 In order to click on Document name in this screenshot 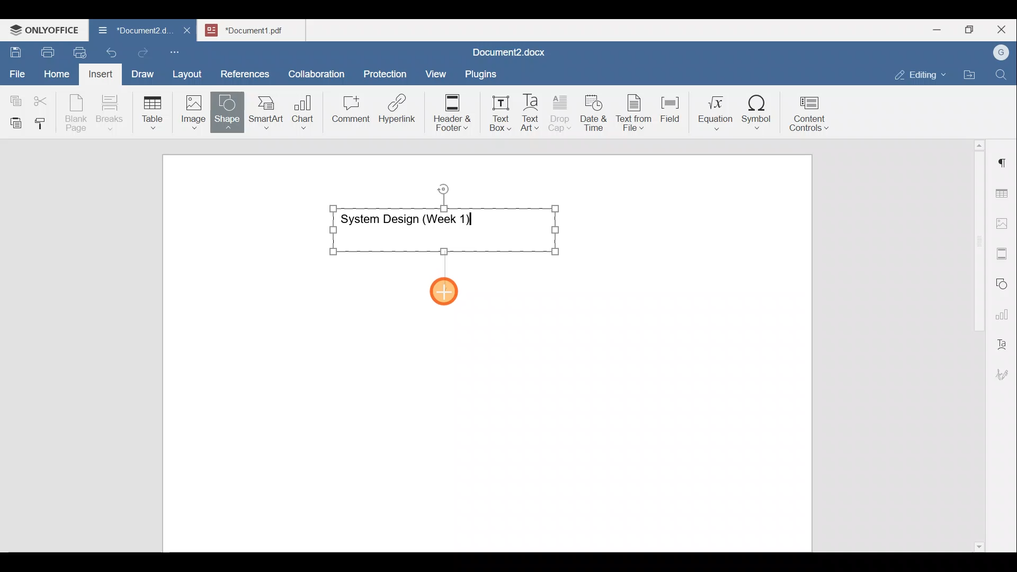, I will do `click(506, 53)`.